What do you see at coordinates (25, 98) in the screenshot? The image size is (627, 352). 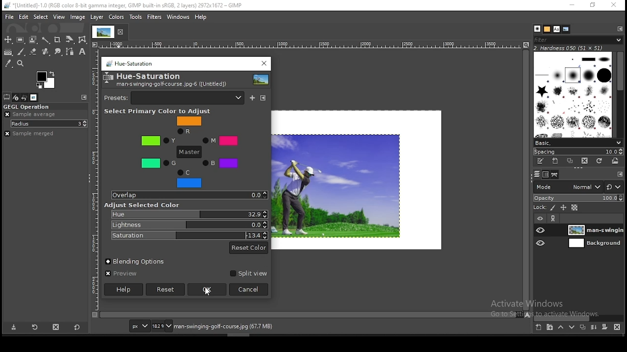 I see `undo history` at bounding box center [25, 98].